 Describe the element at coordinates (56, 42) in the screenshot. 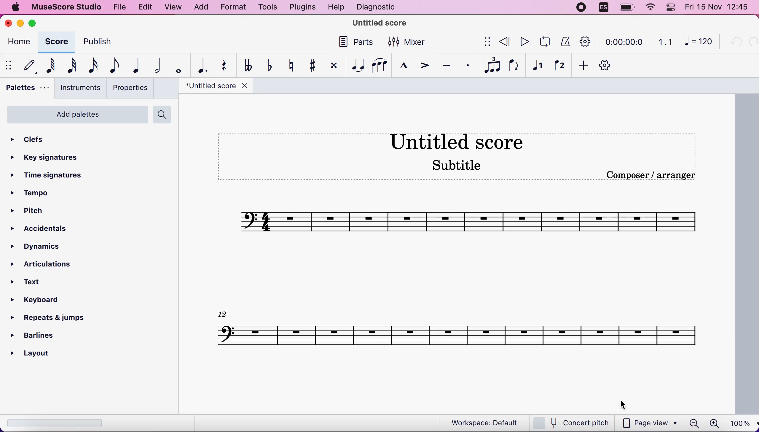

I see `score` at that location.